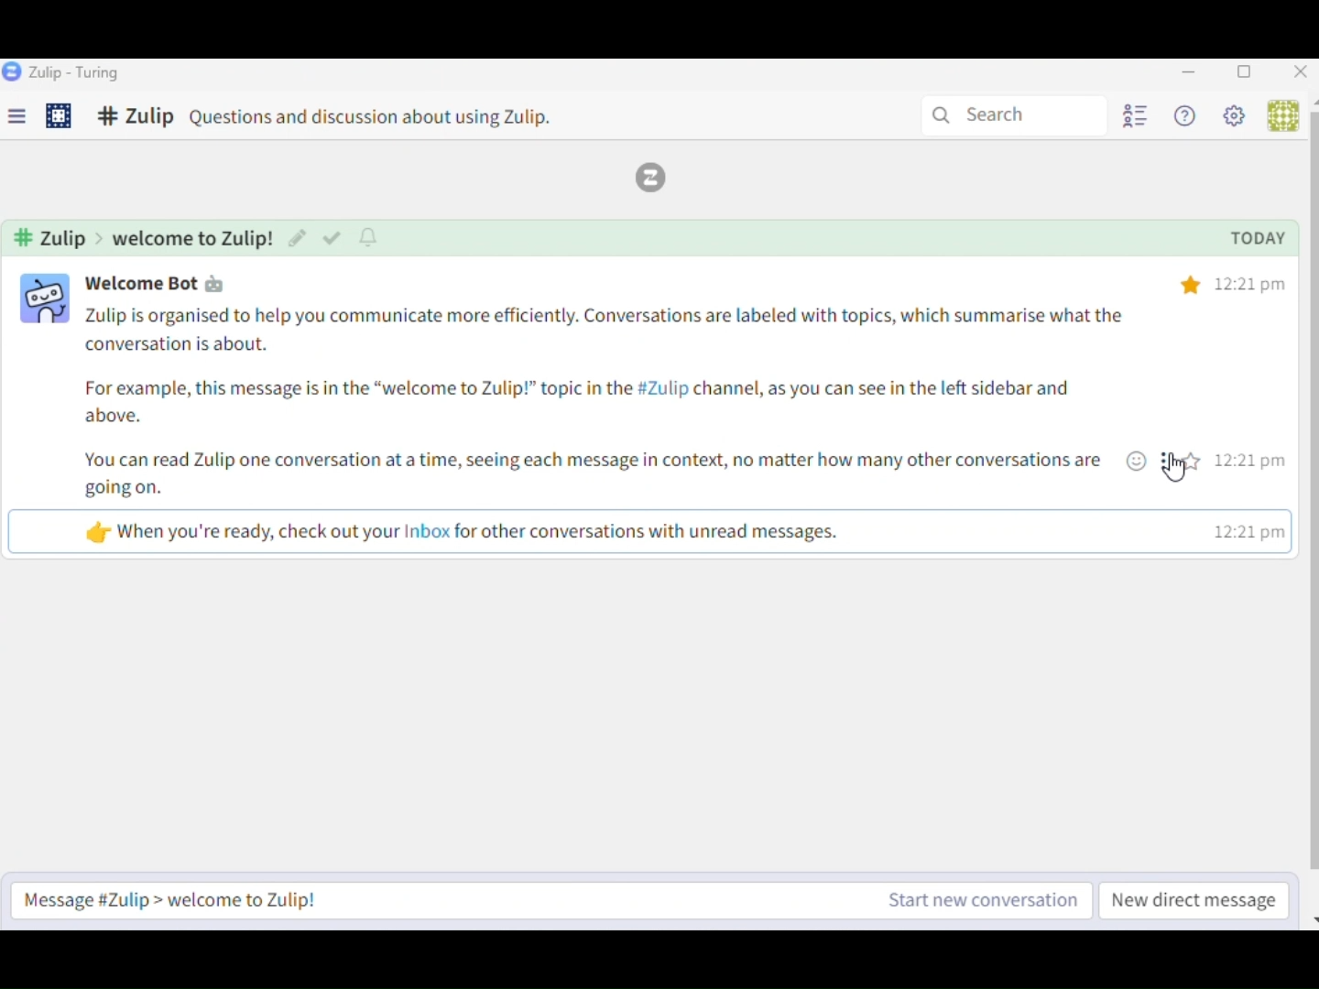 The height and width of the screenshot is (989, 1319). Describe the element at coordinates (1311, 101) in the screenshot. I see `Up` at that location.